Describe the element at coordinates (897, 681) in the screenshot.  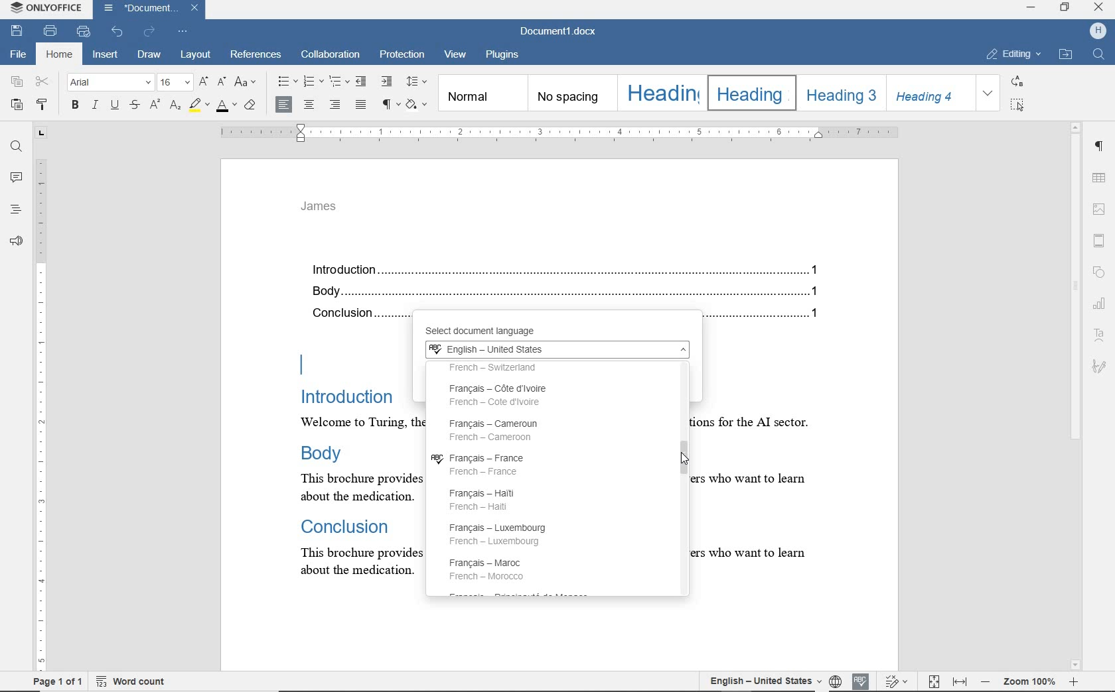
I see `track changes` at that location.